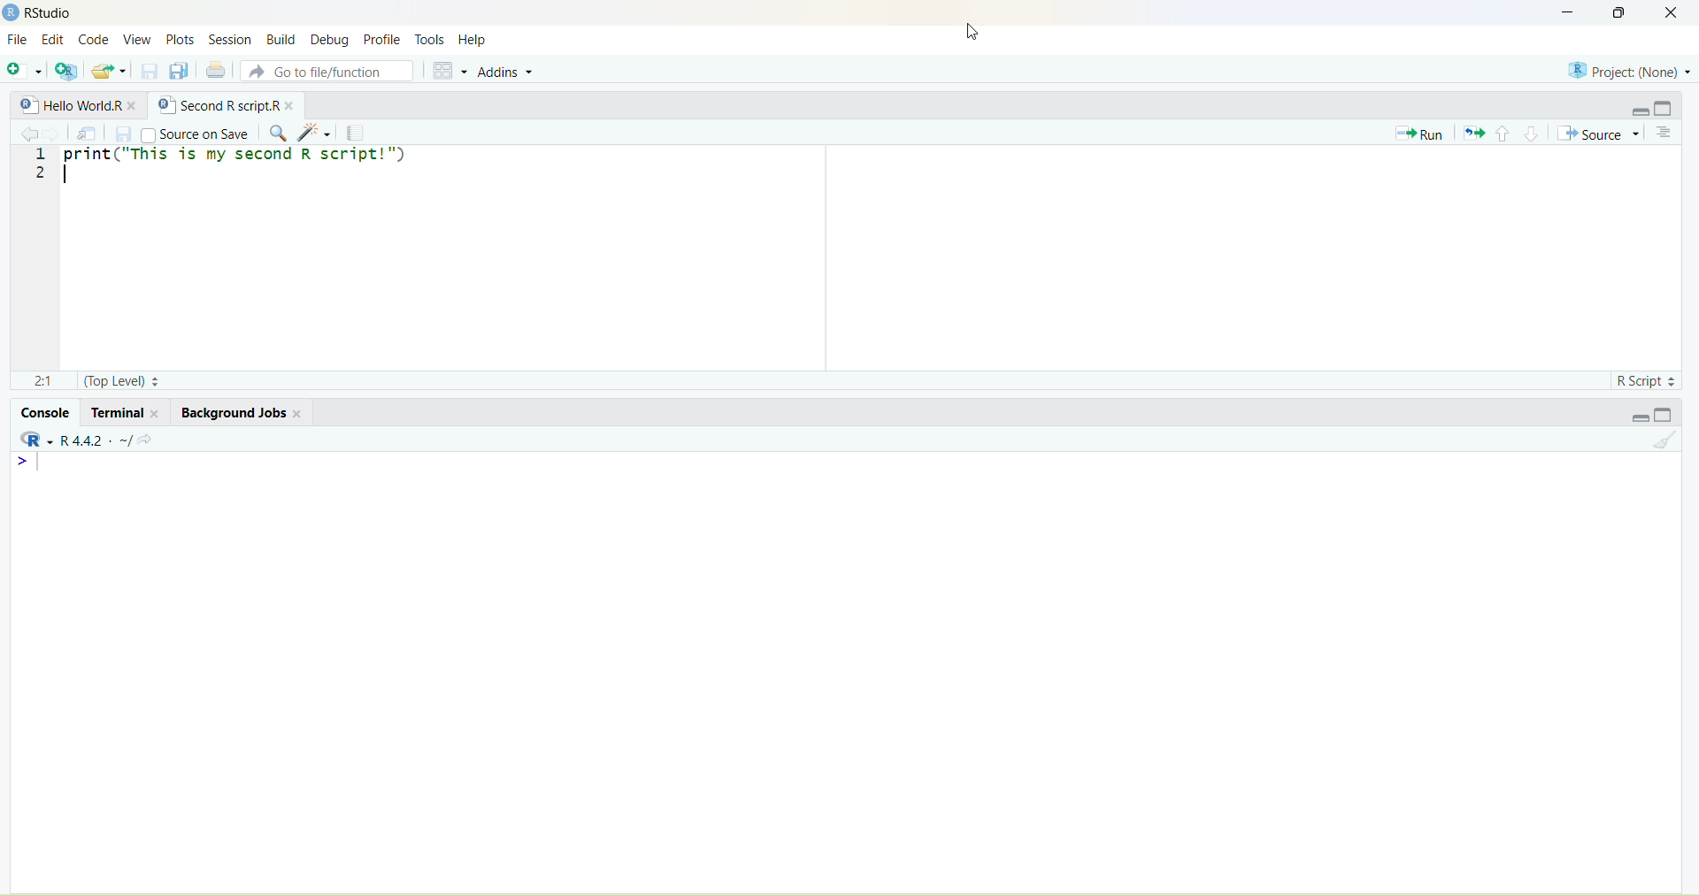 The height and width of the screenshot is (895, 1699). What do you see at coordinates (1659, 445) in the screenshot?
I see `Clear console (Ctrl + L)` at bounding box center [1659, 445].